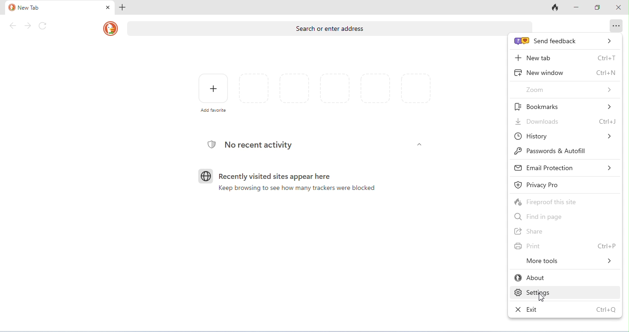  Describe the element at coordinates (542, 297) in the screenshot. I see `cursor movement` at that location.